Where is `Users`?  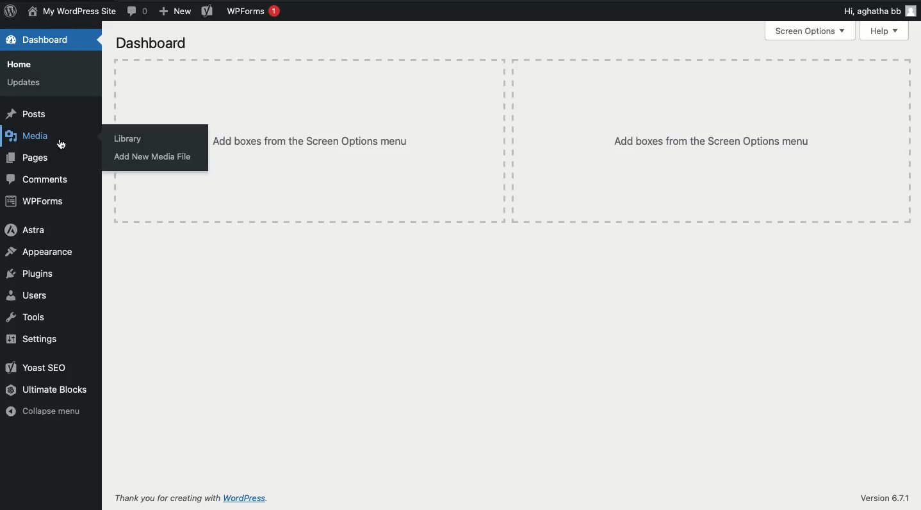
Users is located at coordinates (31, 294).